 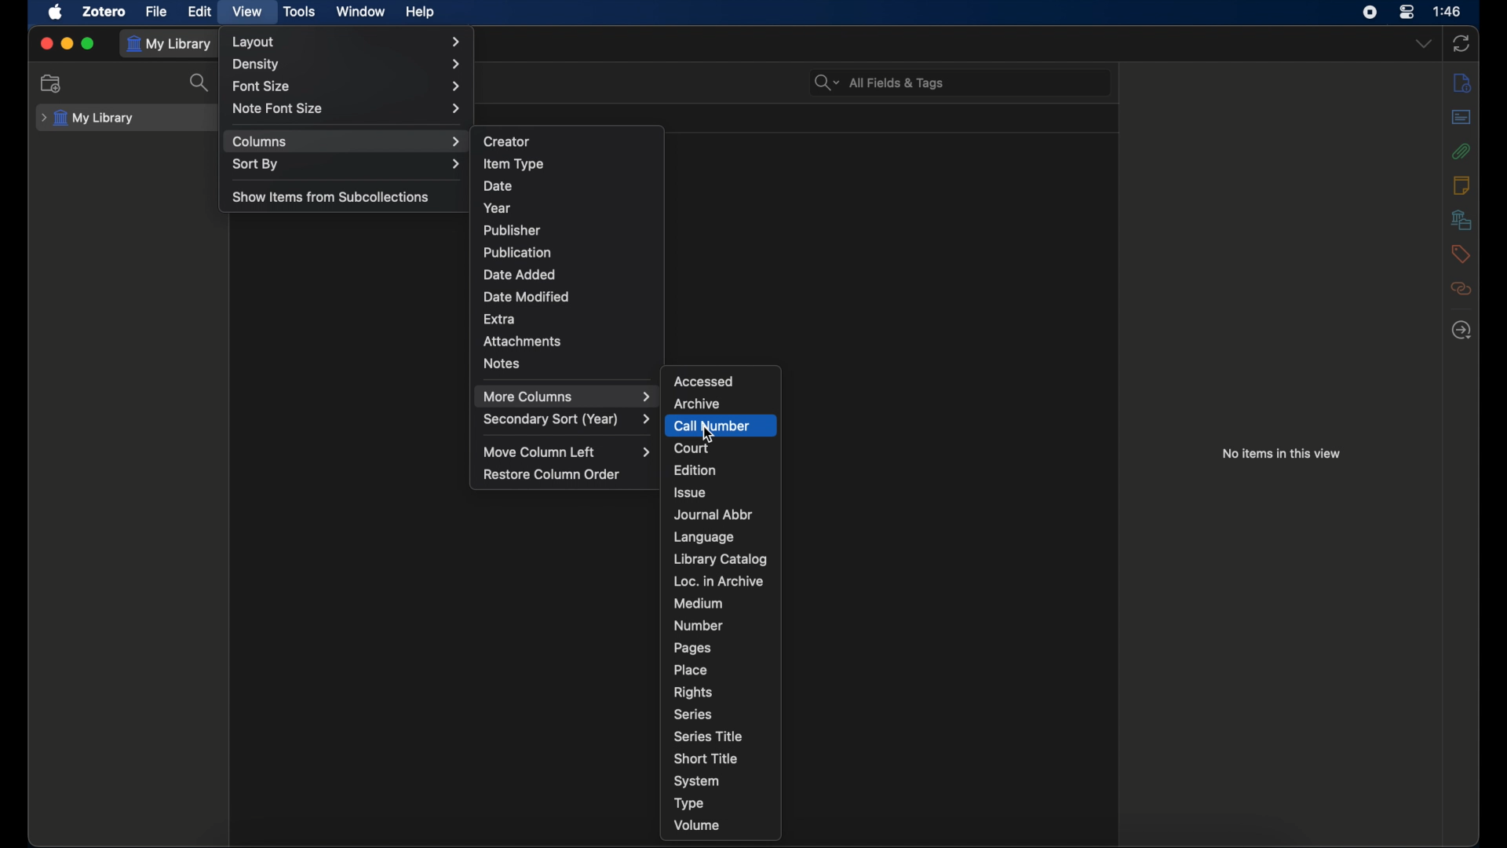 What do you see at coordinates (498, 185) in the screenshot?
I see `date` at bounding box center [498, 185].